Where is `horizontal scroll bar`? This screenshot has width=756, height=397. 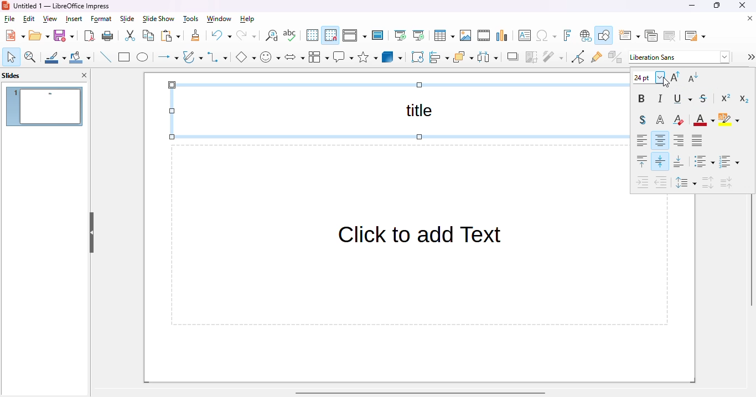 horizontal scroll bar is located at coordinates (422, 393).